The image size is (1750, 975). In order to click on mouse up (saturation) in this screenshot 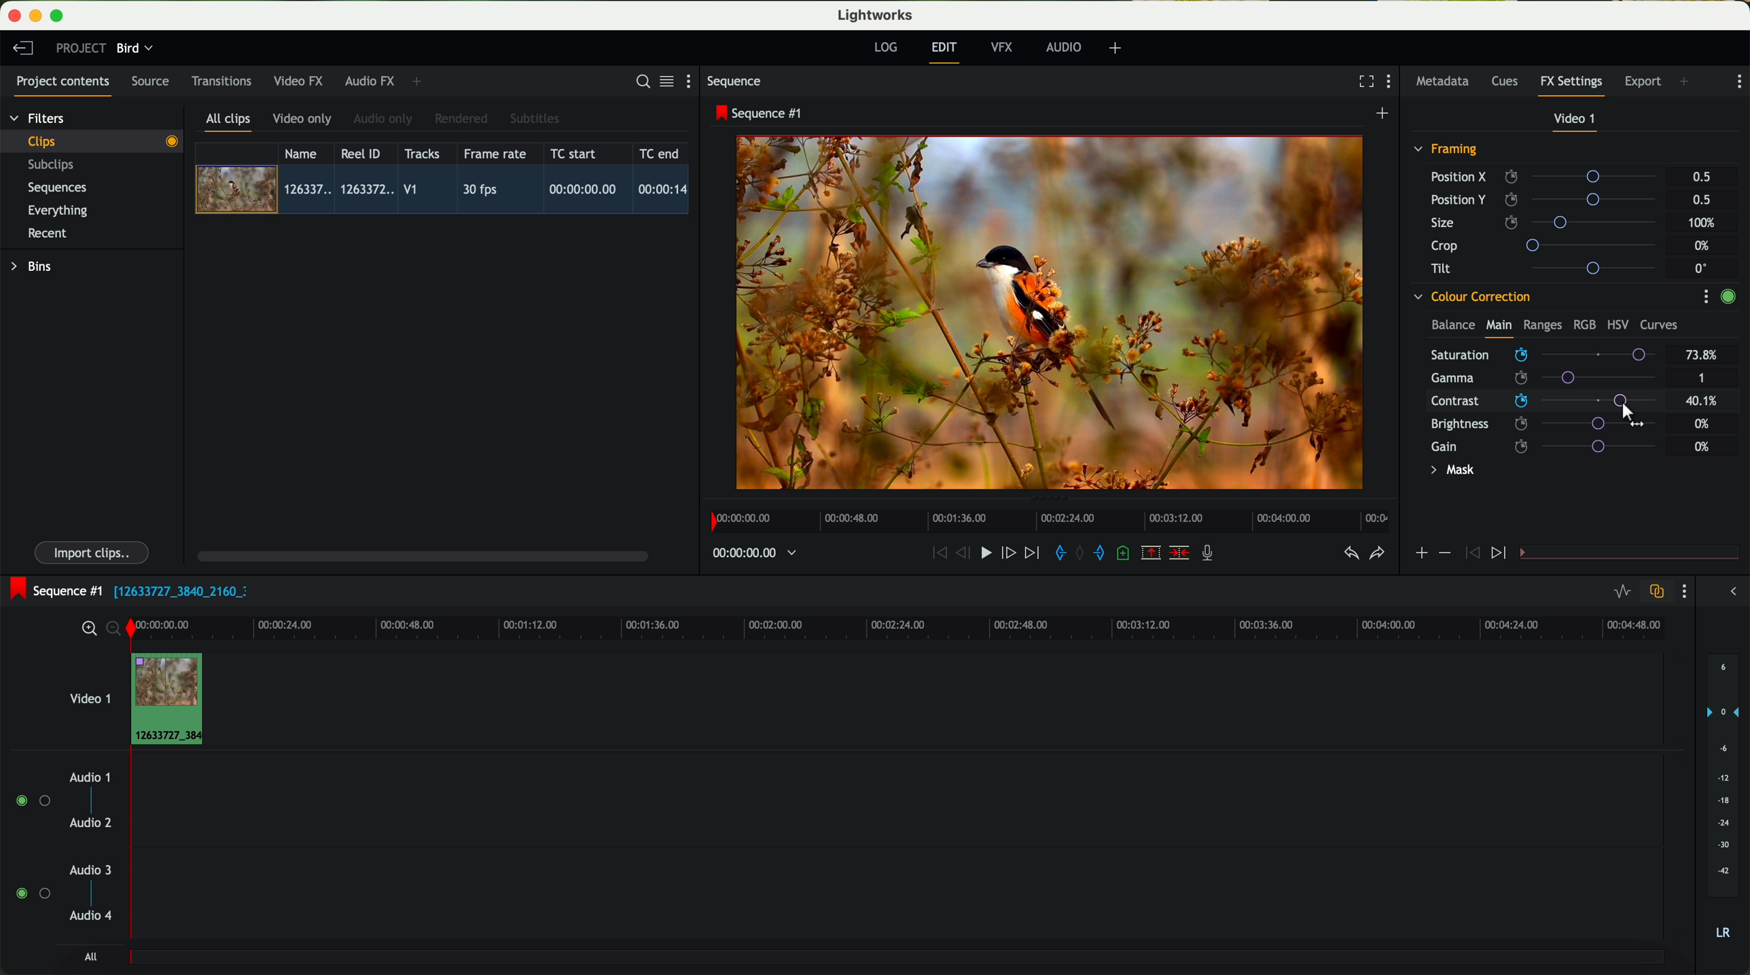, I will do `click(1545, 354)`.